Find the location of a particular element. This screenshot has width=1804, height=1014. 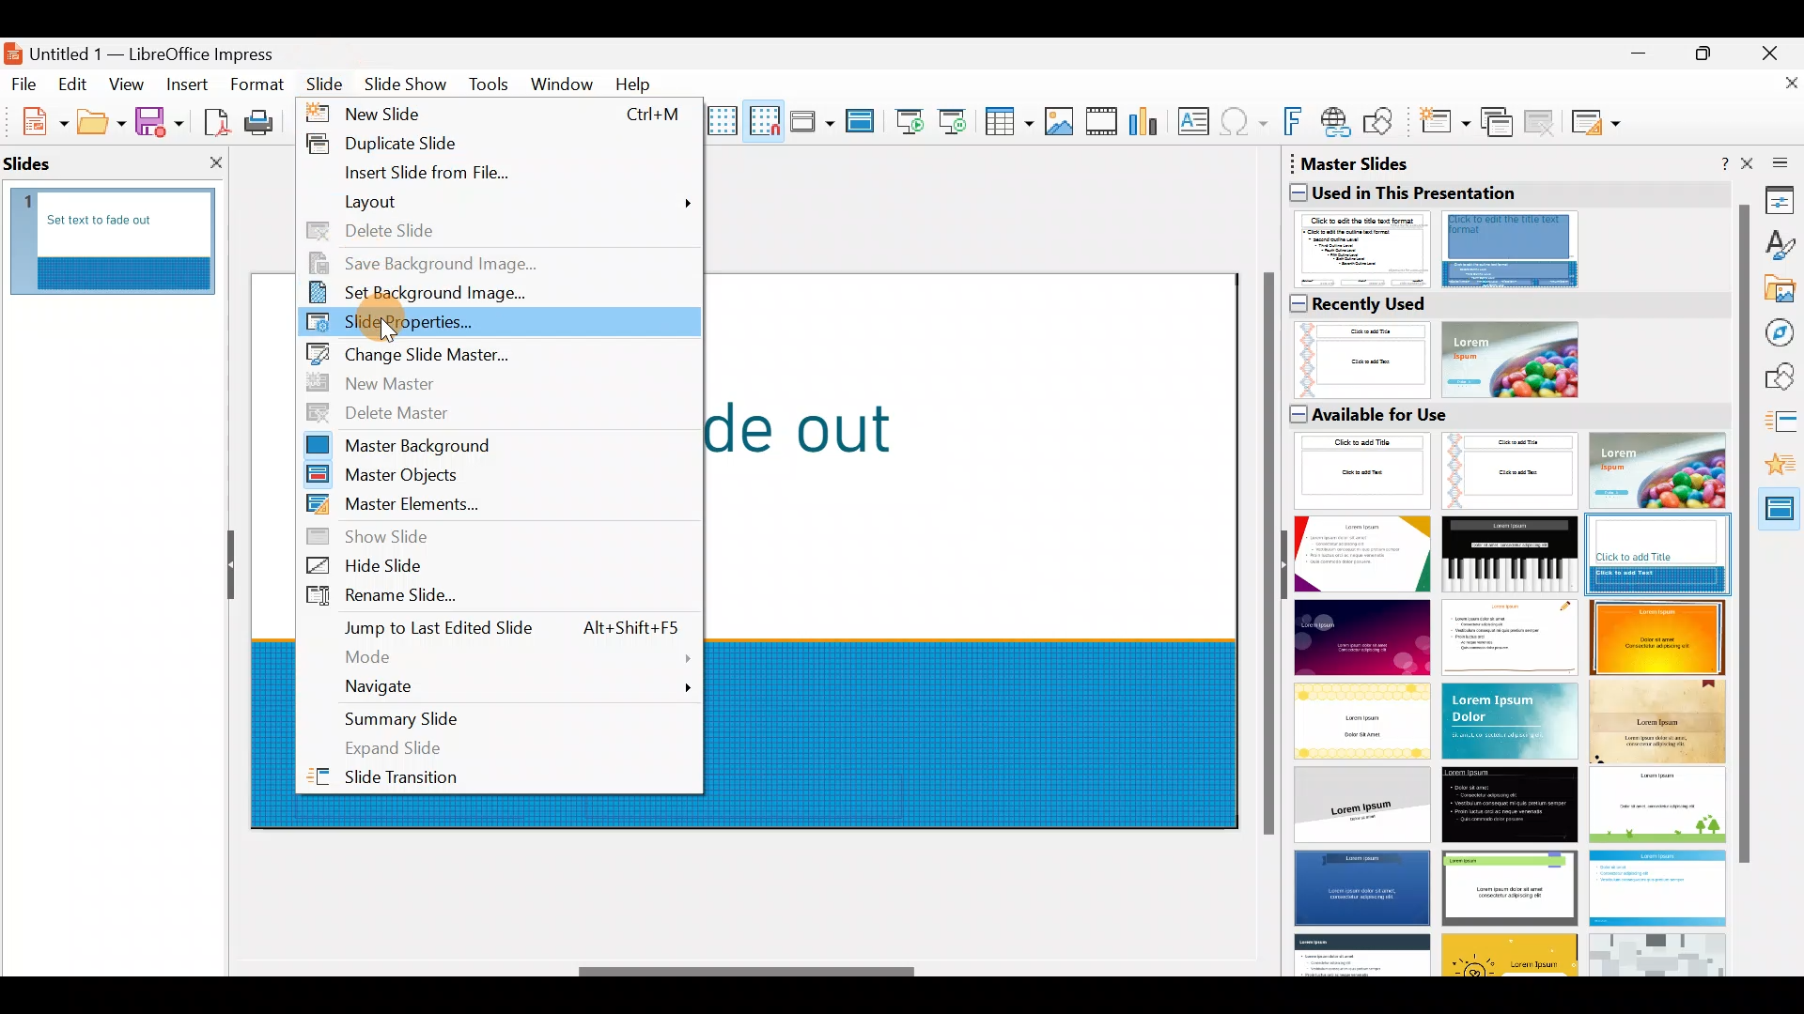

Tools is located at coordinates (490, 87).